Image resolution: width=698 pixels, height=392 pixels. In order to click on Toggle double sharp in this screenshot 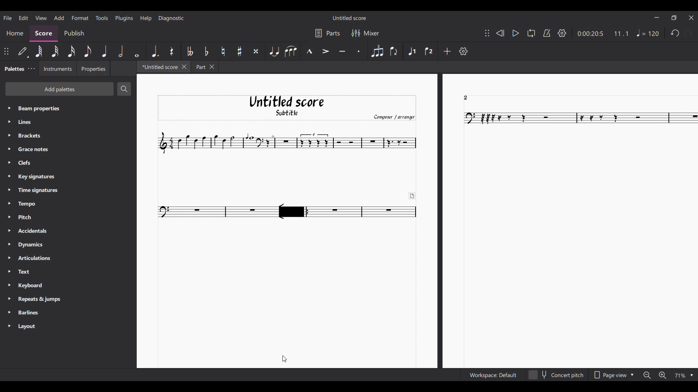, I will do `click(256, 52)`.